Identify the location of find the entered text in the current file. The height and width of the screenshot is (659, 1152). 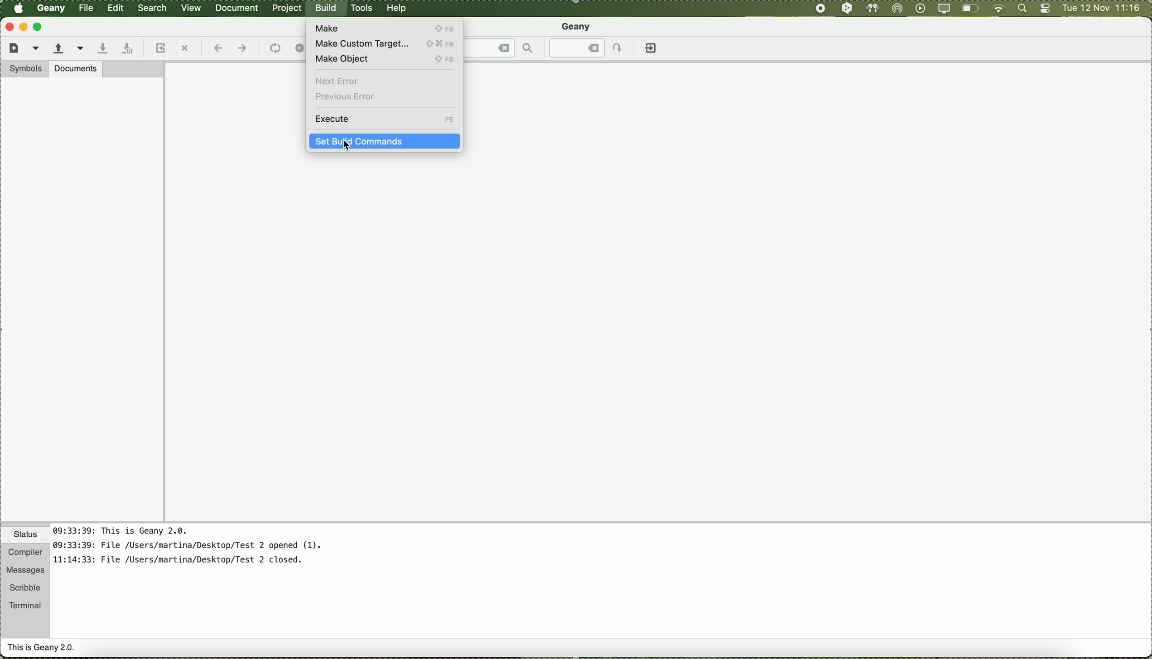
(501, 48).